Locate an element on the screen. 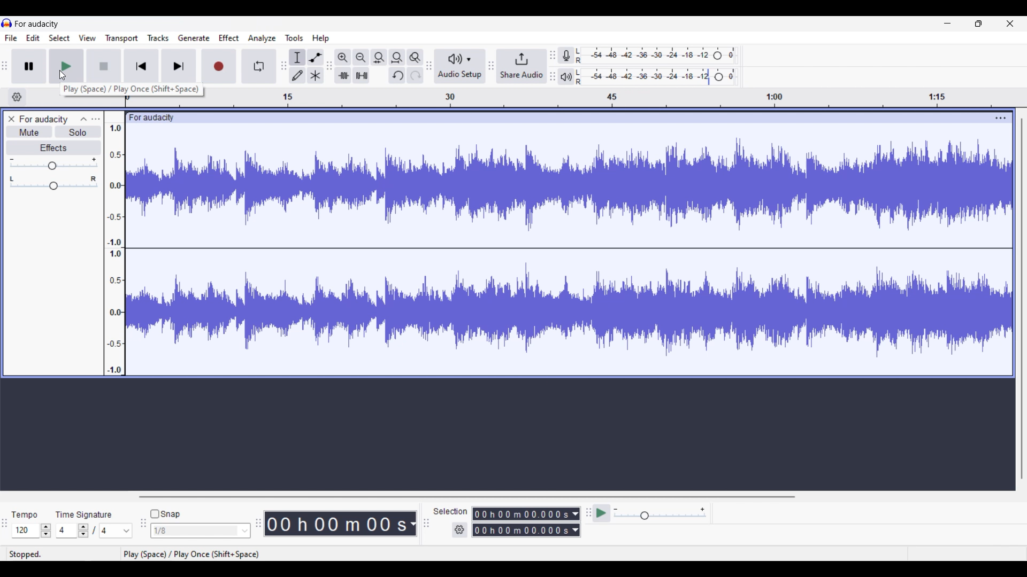  Mute is located at coordinates (29, 131).